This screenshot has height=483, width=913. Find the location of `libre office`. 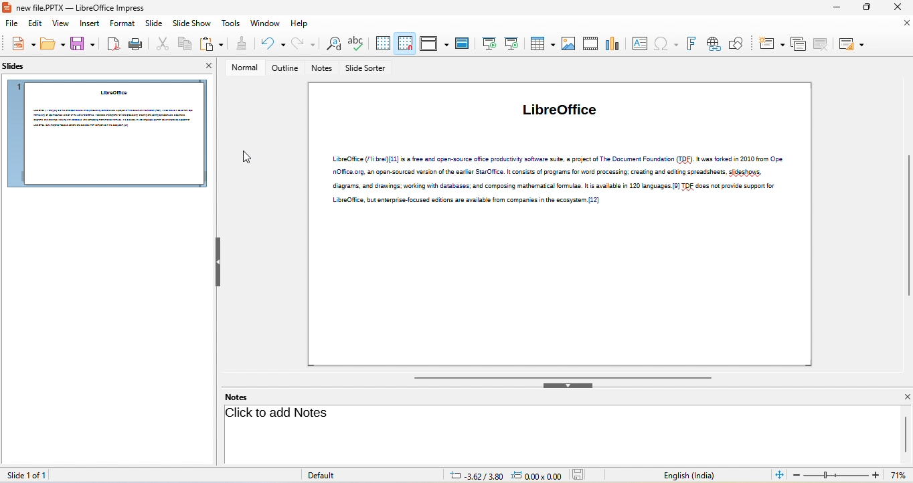

libre office is located at coordinates (565, 114).